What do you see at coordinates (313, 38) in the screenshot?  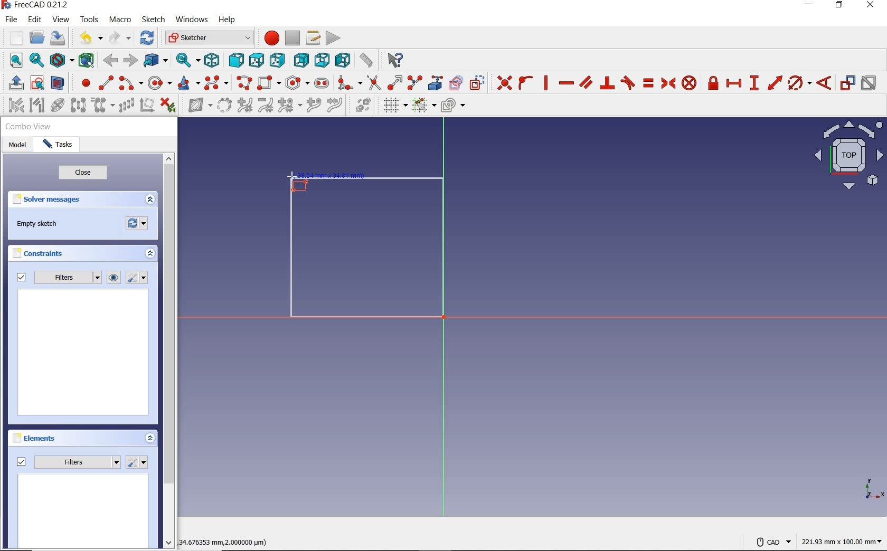 I see `macros` at bounding box center [313, 38].